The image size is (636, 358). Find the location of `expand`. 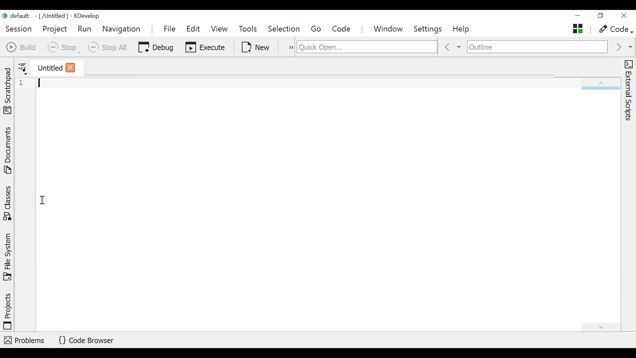

expand is located at coordinates (593, 86).